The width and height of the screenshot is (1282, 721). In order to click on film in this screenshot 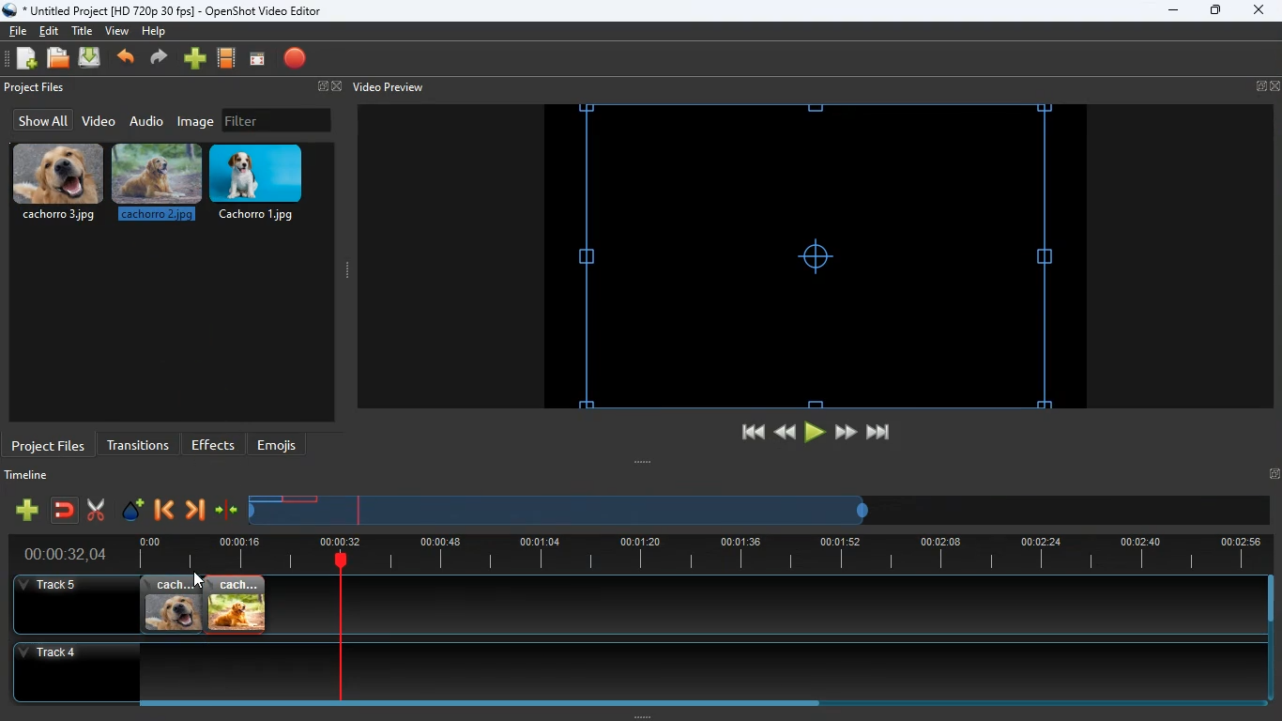, I will do `click(227, 59)`.